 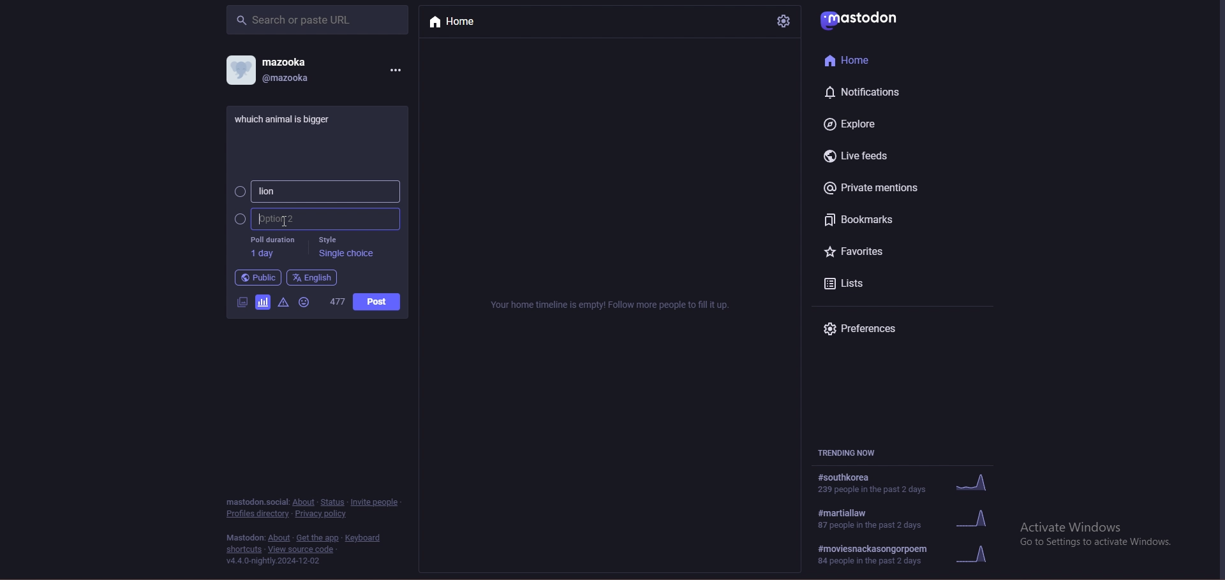 What do you see at coordinates (345, 246) in the screenshot?
I see `style` at bounding box center [345, 246].